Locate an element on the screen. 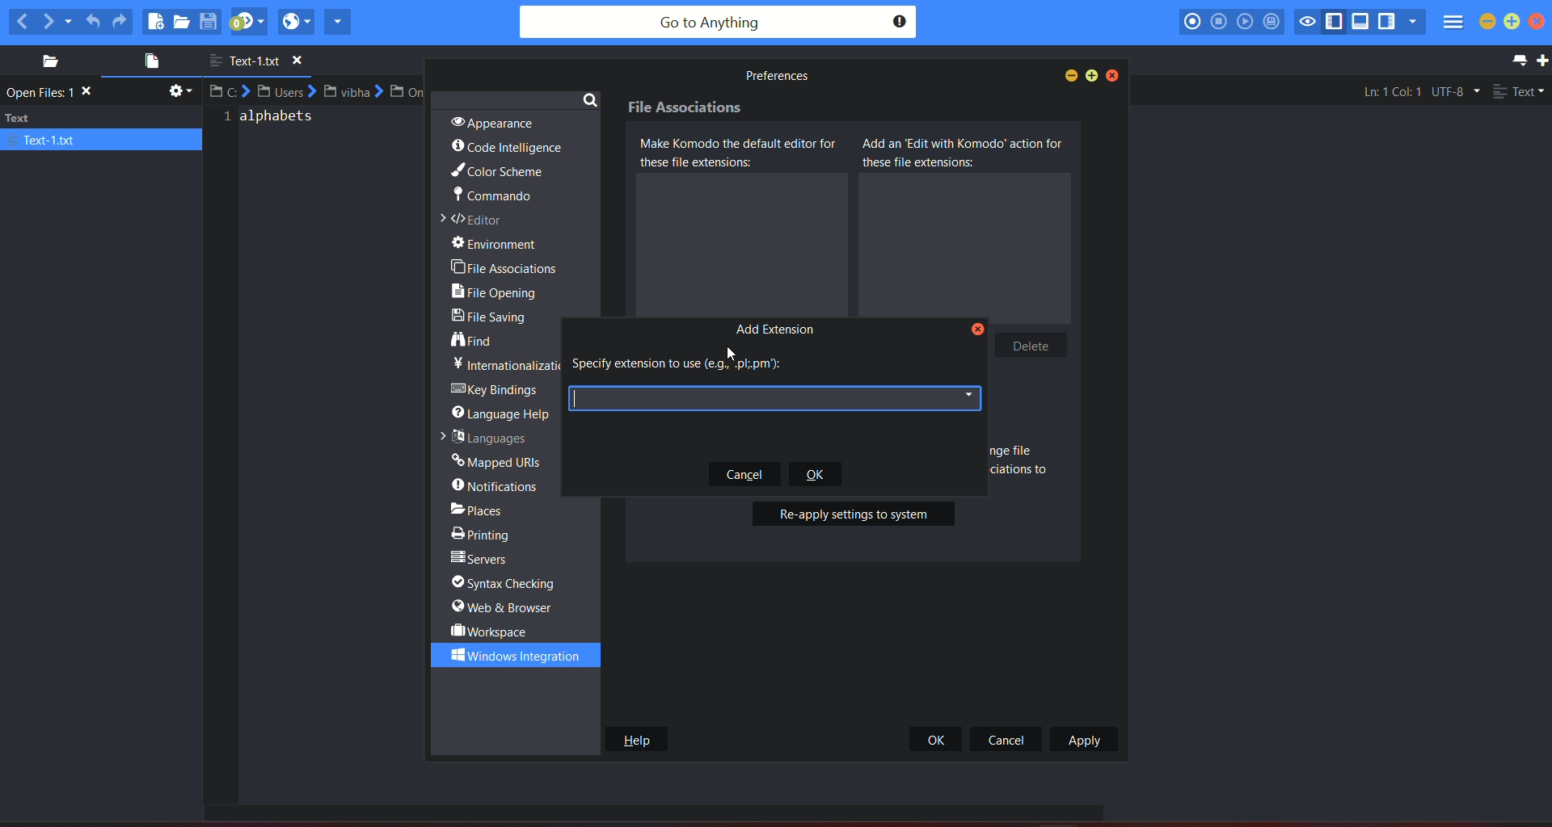  settings is located at coordinates (178, 94).